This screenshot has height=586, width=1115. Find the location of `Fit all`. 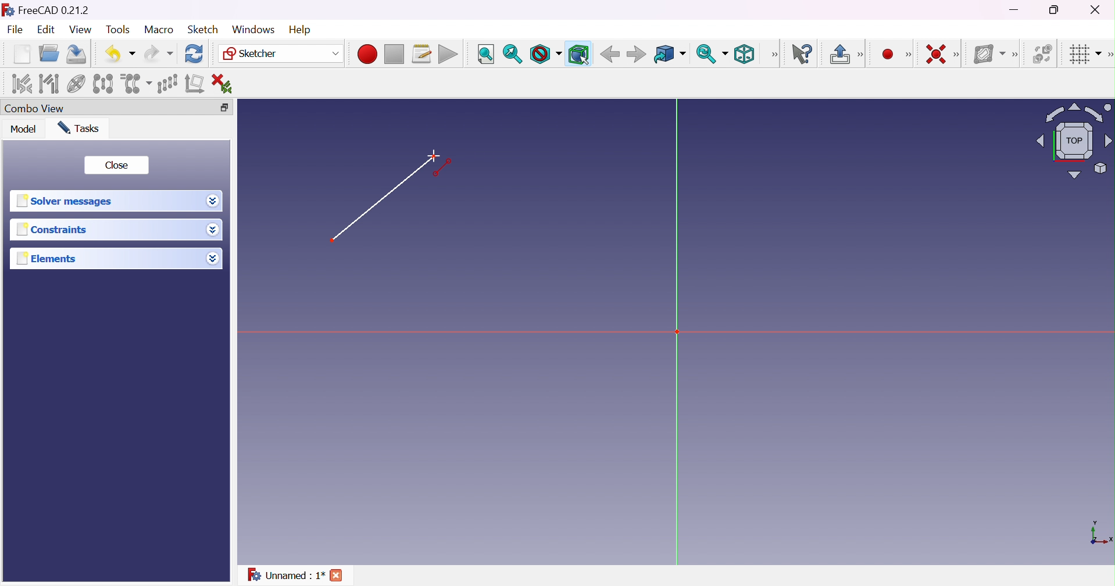

Fit all is located at coordinates (485, 54).